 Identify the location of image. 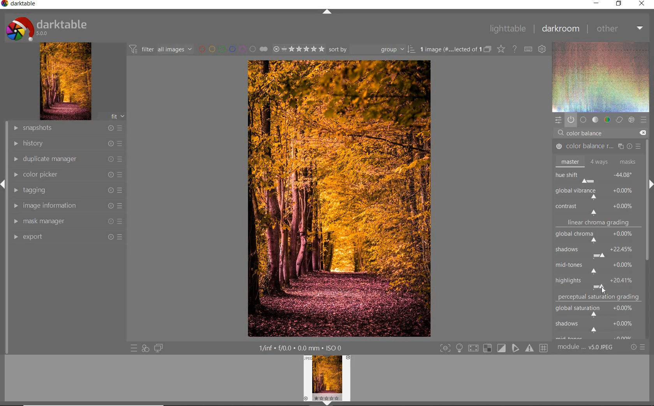
(66, 81).